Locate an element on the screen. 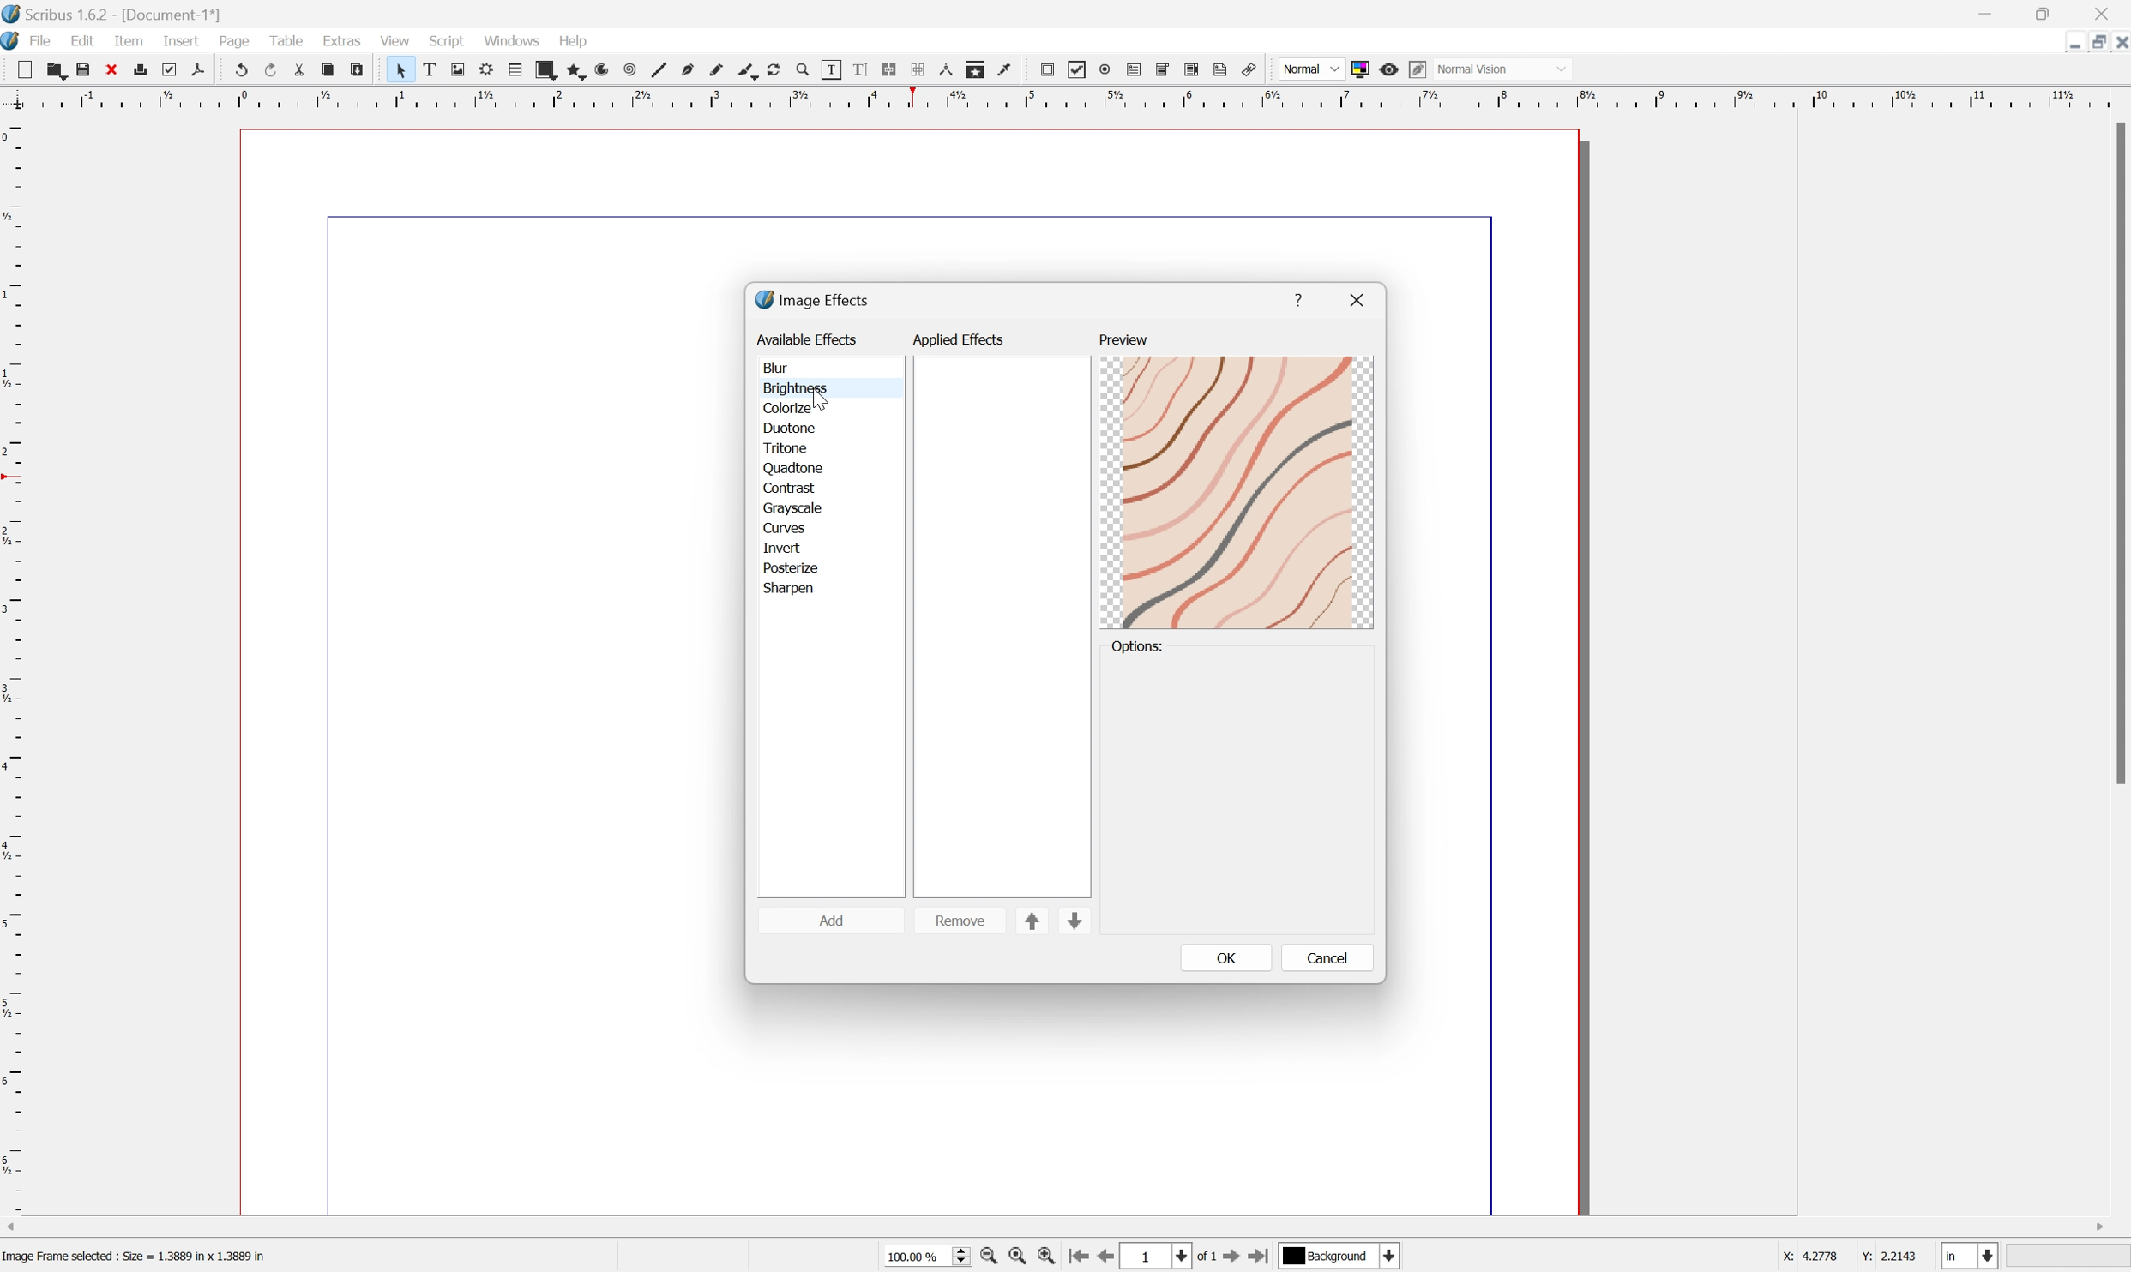 The height and width of the screenshot is (1272, 2131). Measurements is located at coordinates (951, 69).